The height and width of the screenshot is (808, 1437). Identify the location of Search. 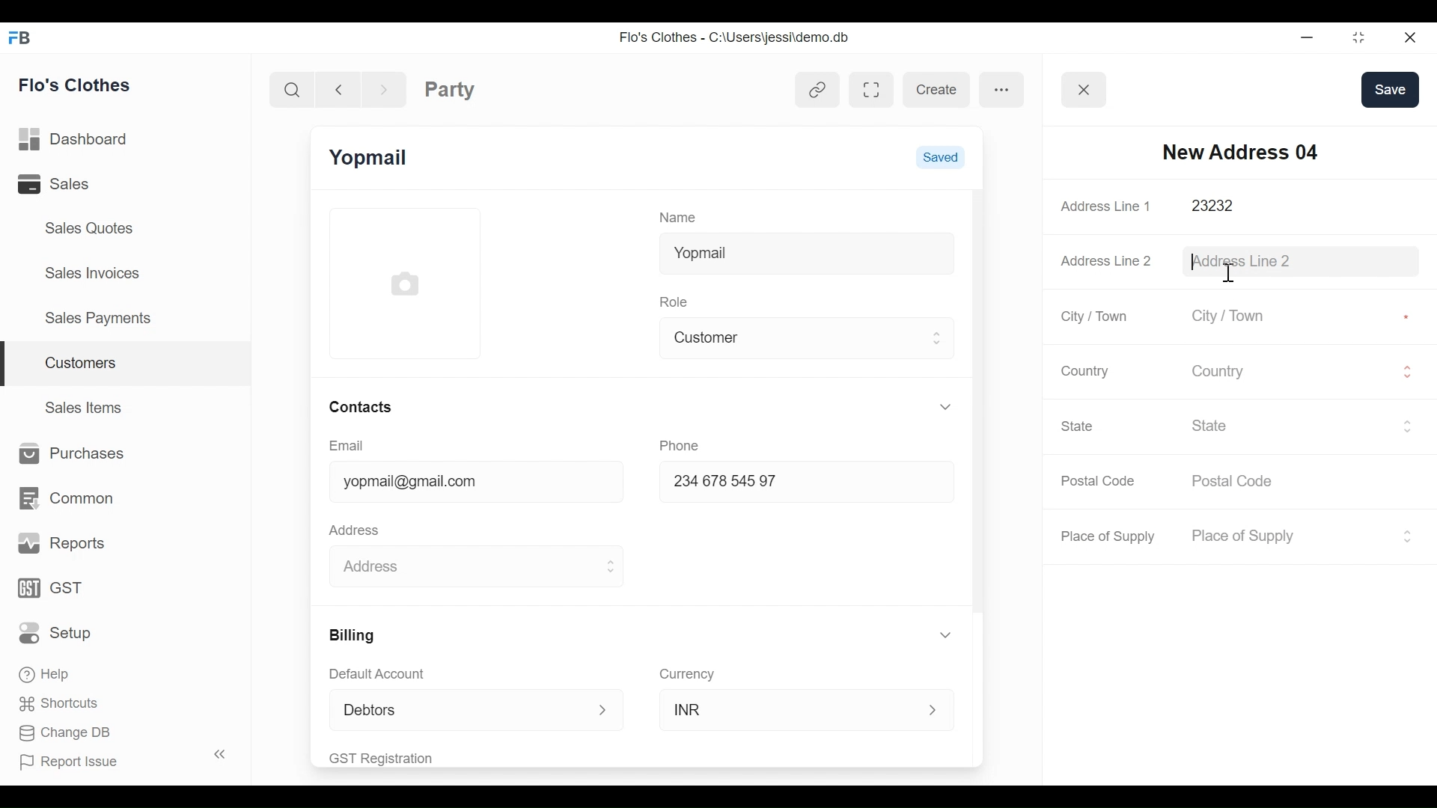
(295, 89).